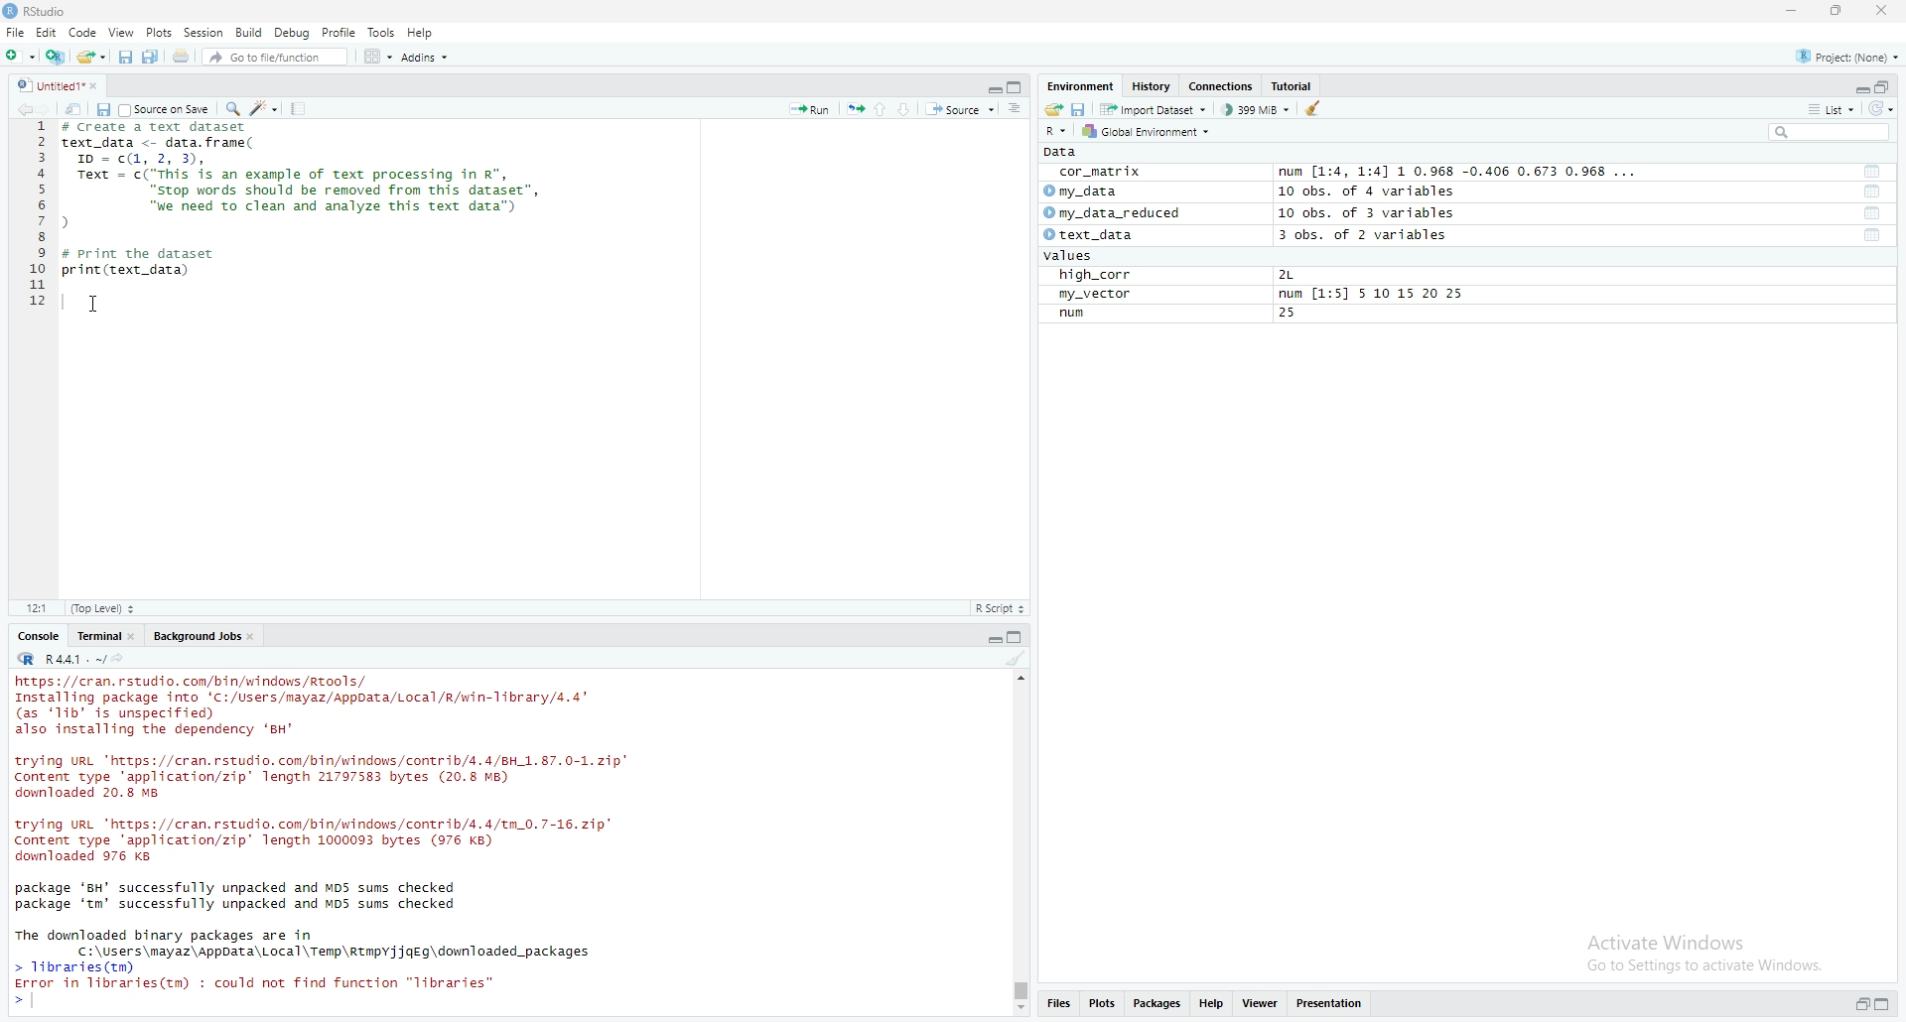 This screenshot has height=1022, width=1906. Describe the element at coordinates (14, 33) in the screenshot. I see `file` at that location.